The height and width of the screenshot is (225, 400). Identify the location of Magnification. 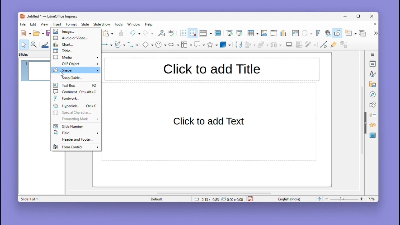
(34, 44).